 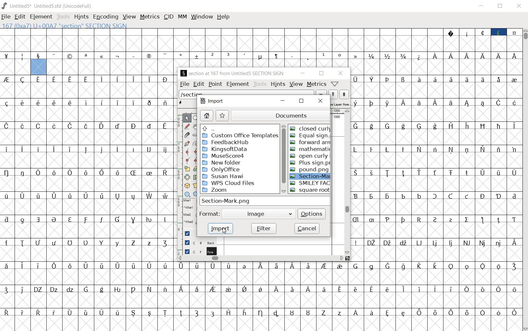 What do you see at coordinates (196, 151) in the screenshot?
I see `add a curve point always either horizontal or vertical` at bounding box center [196, 151].